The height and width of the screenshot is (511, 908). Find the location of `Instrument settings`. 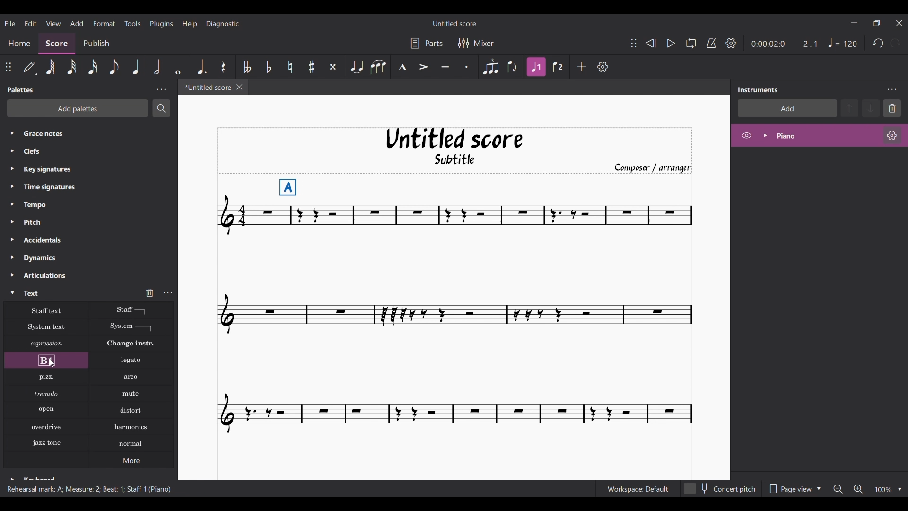

Instrument settings is located at coordinates (891, 89).